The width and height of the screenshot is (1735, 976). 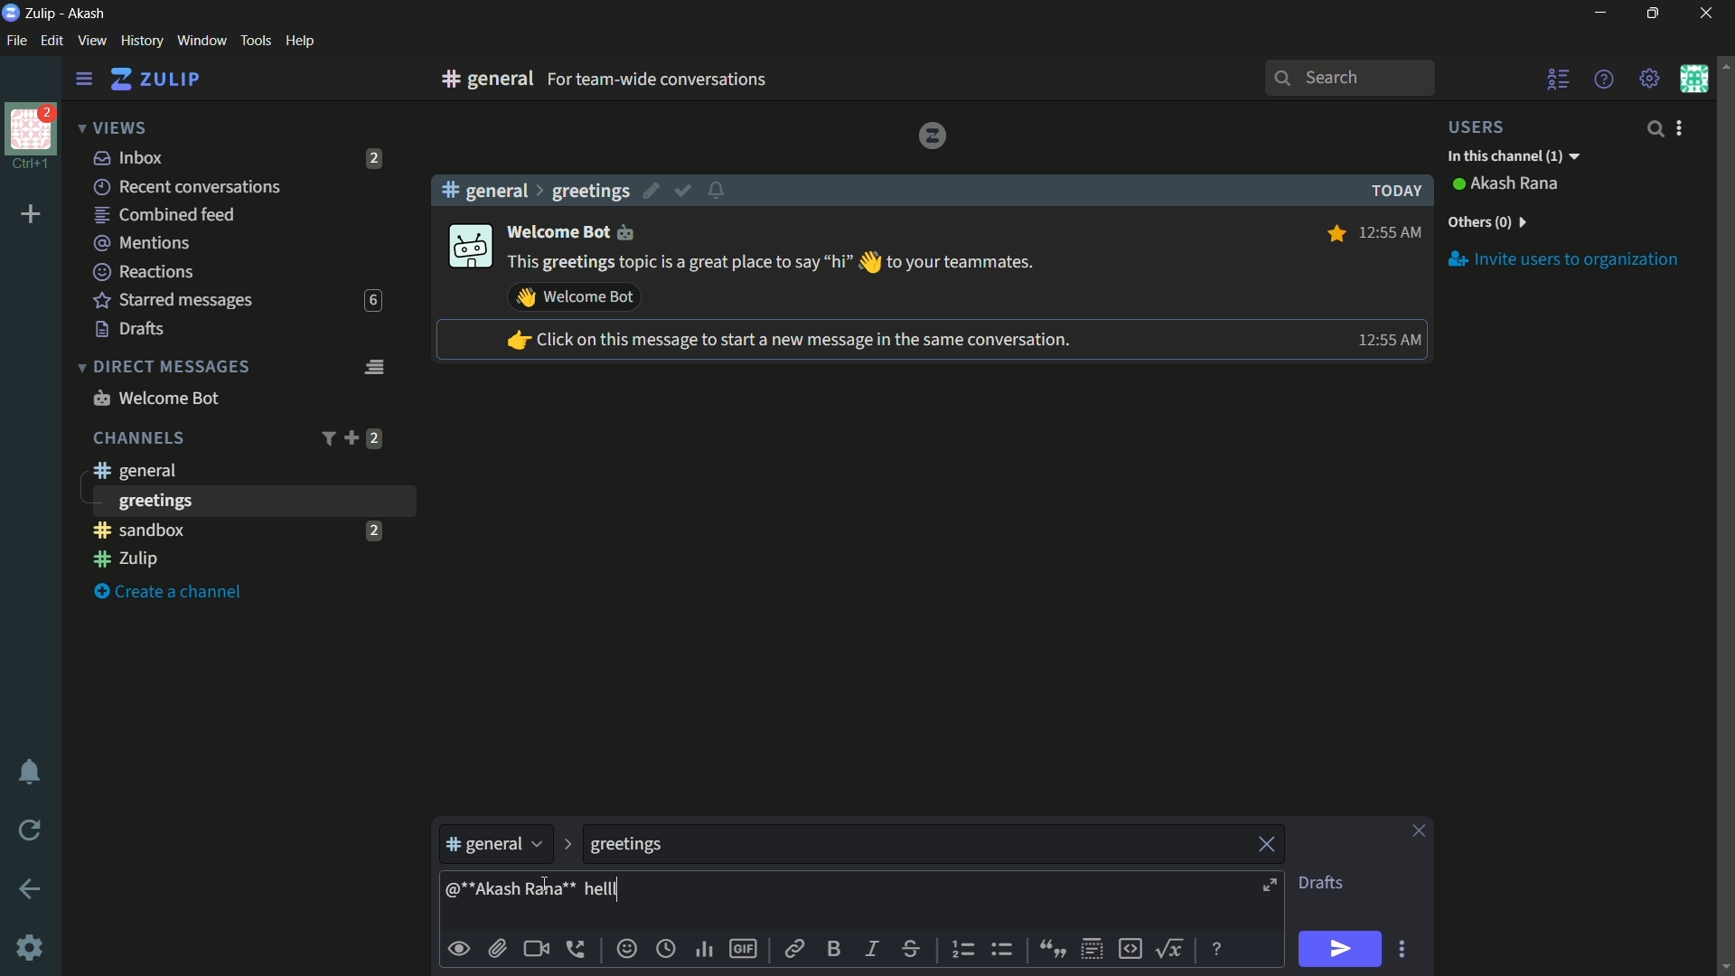 What do you see at coordinates (627, 949) in the screenshot?
I see `add emoji` at bounding box center [627, 949].